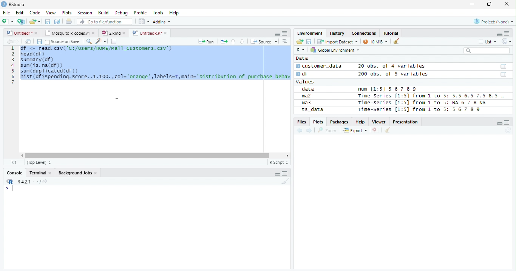 The height and width of the screenshot is (271, 516). I want to click on Show in new window, so click(28, 42).